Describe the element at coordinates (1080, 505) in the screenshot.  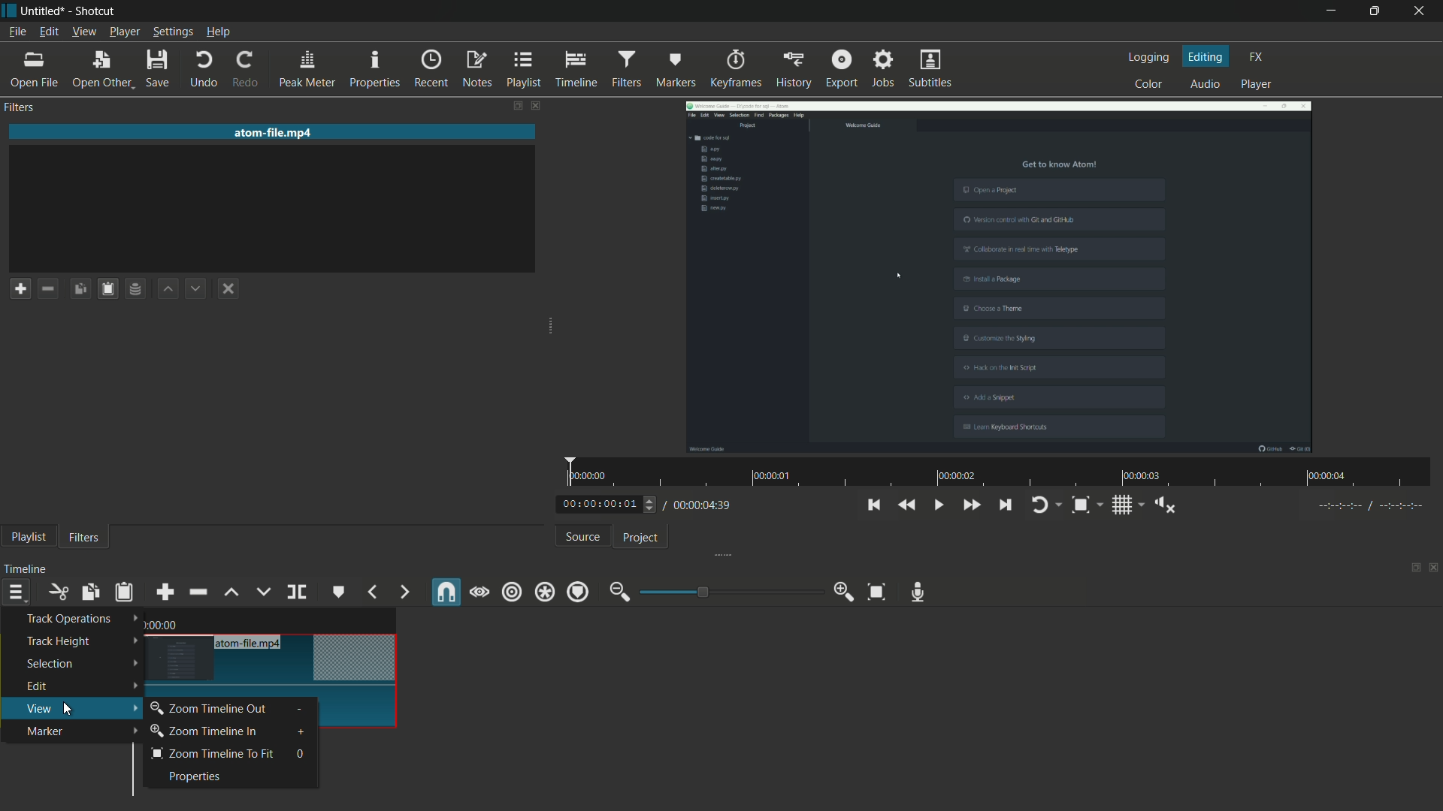
I see `toggle zoom` at that location.